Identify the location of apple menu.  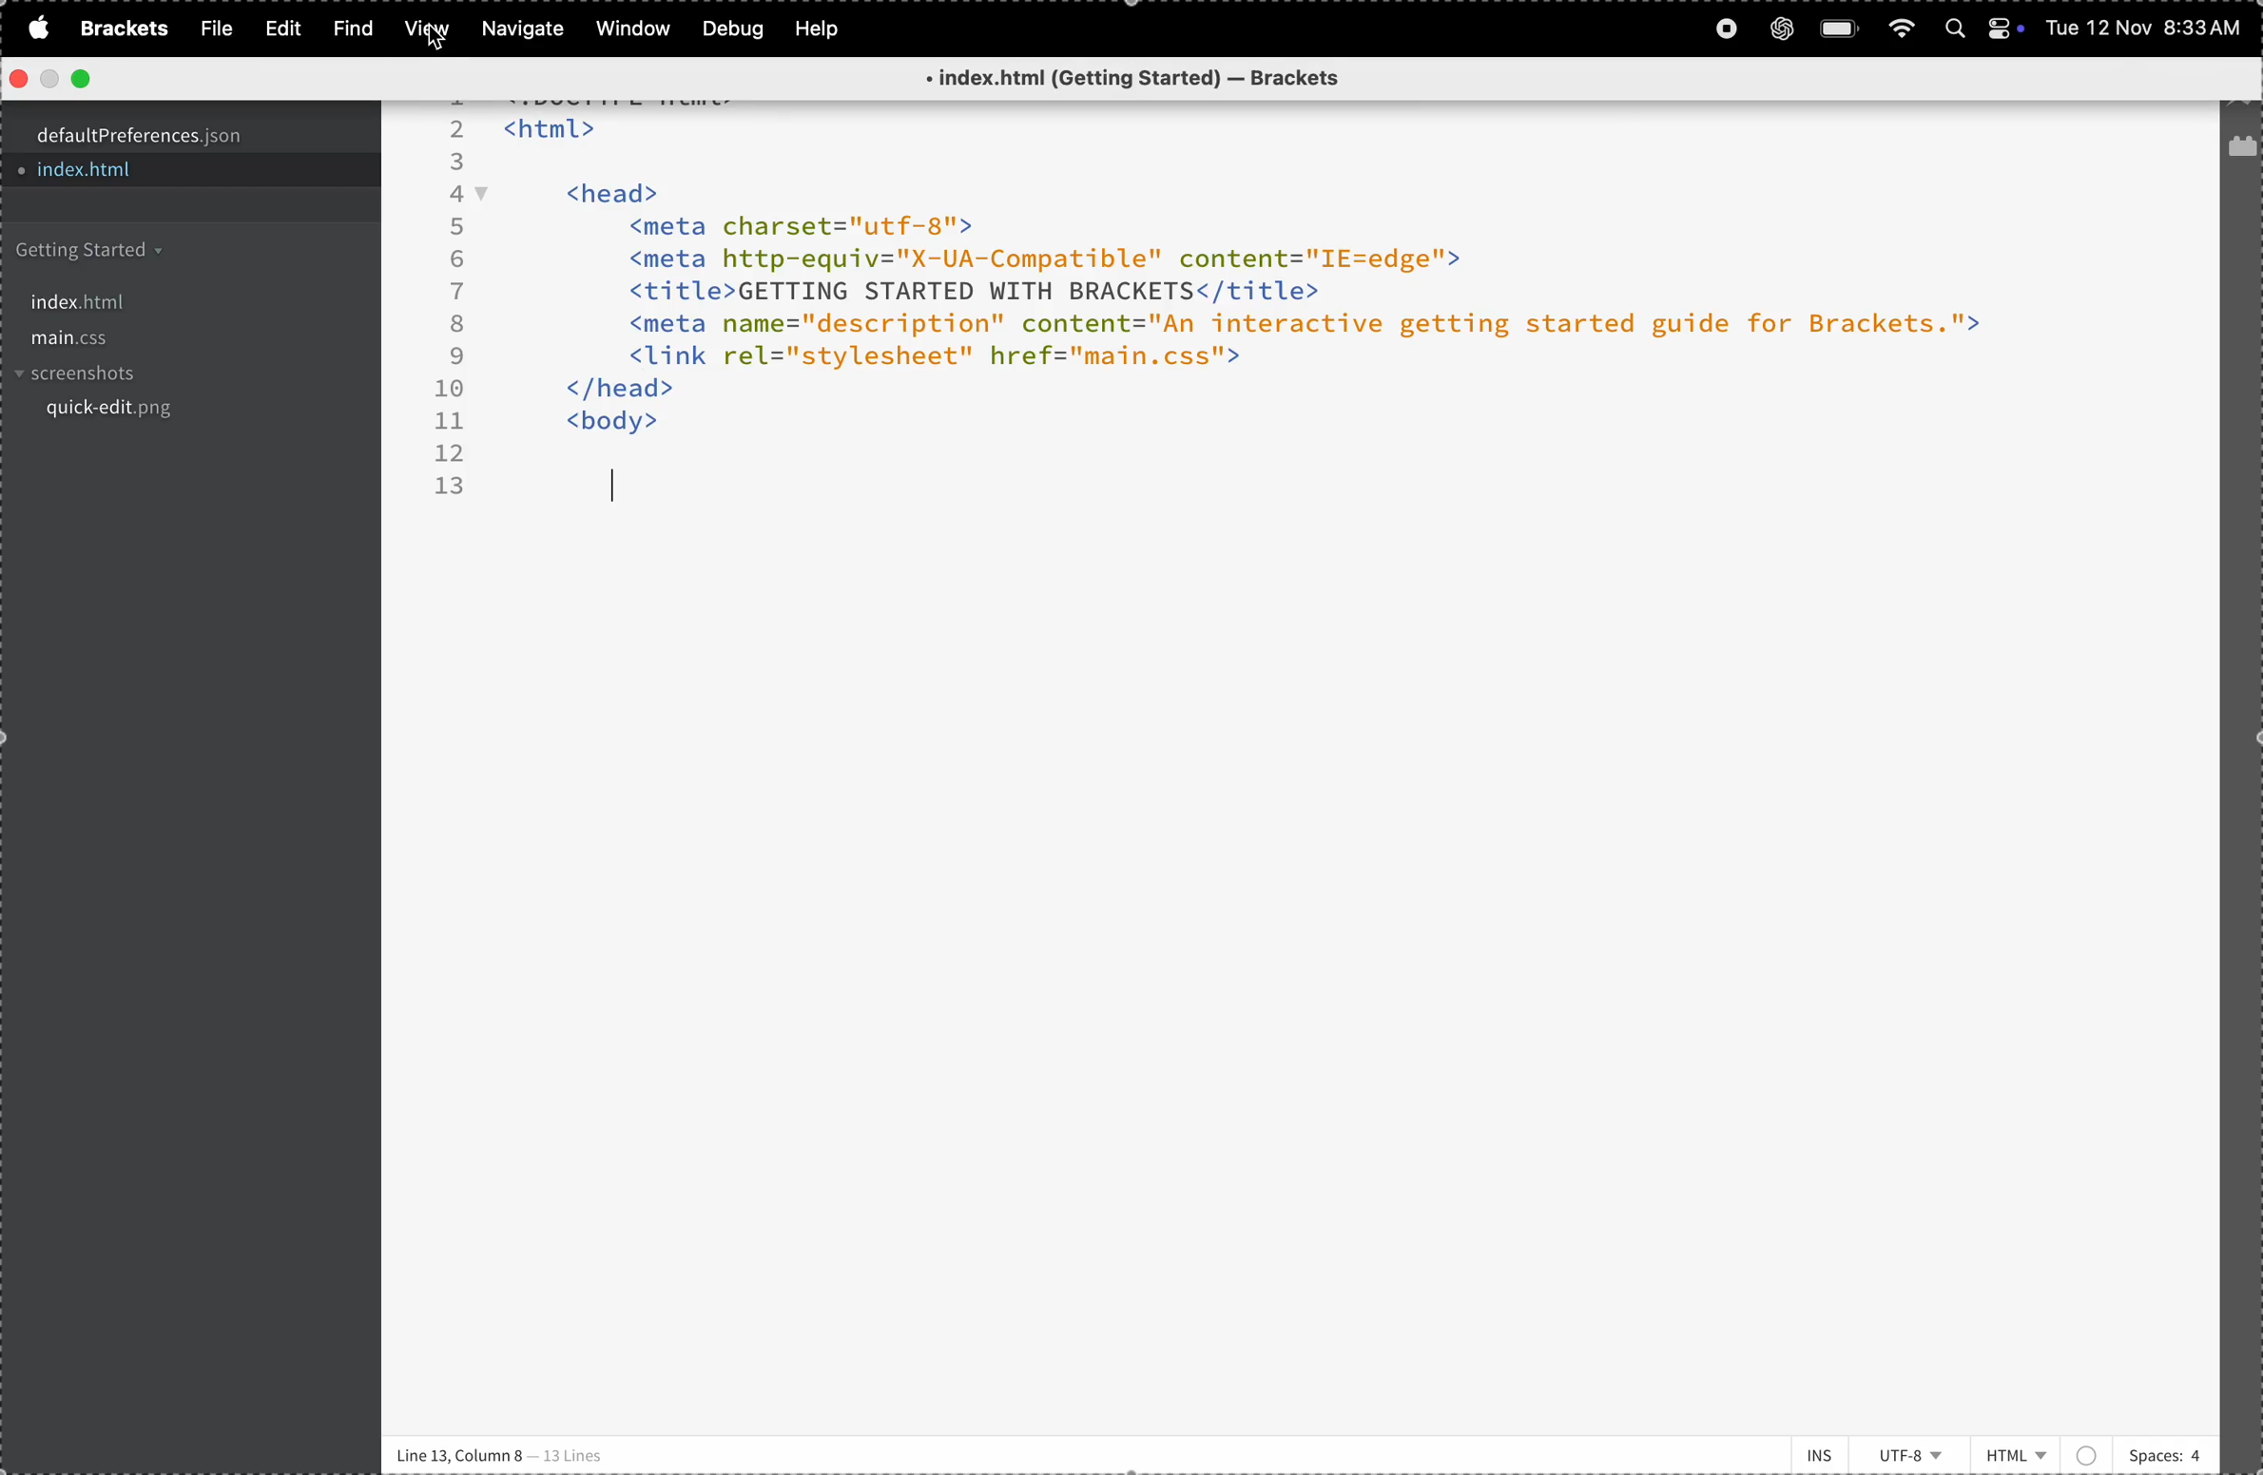
(33, 28).